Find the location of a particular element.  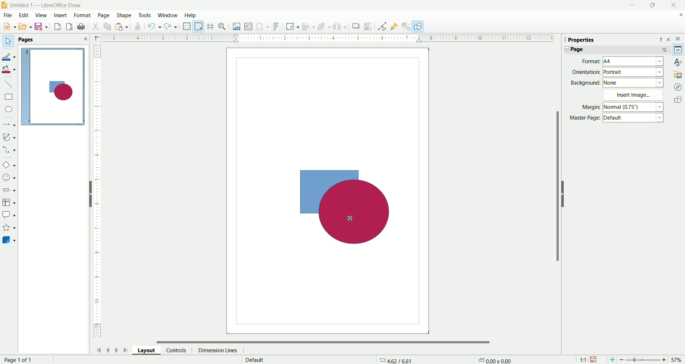

previous page is located at coordinates (109, 349).